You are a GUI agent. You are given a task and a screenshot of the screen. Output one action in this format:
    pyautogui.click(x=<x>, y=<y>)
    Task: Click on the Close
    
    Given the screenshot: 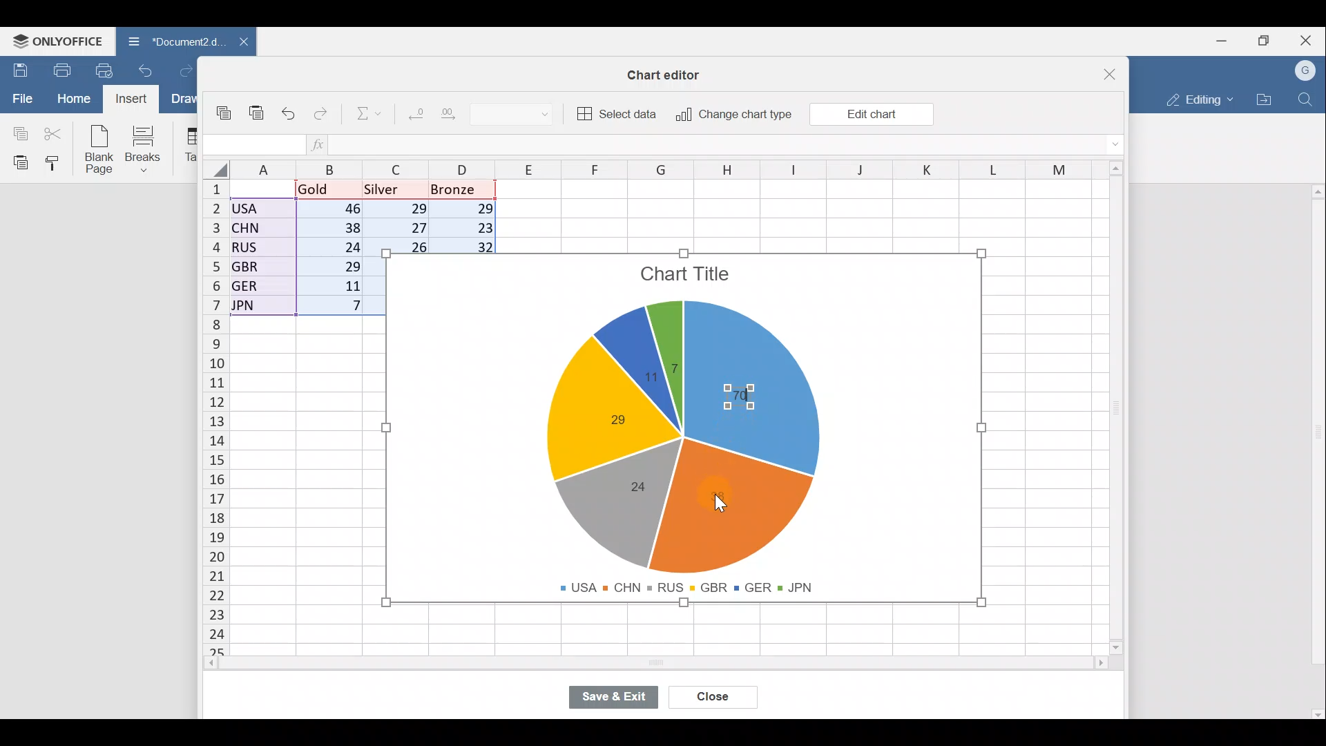 What is the action you would take?
    pyautogui.click(x=1115, y=73)
    